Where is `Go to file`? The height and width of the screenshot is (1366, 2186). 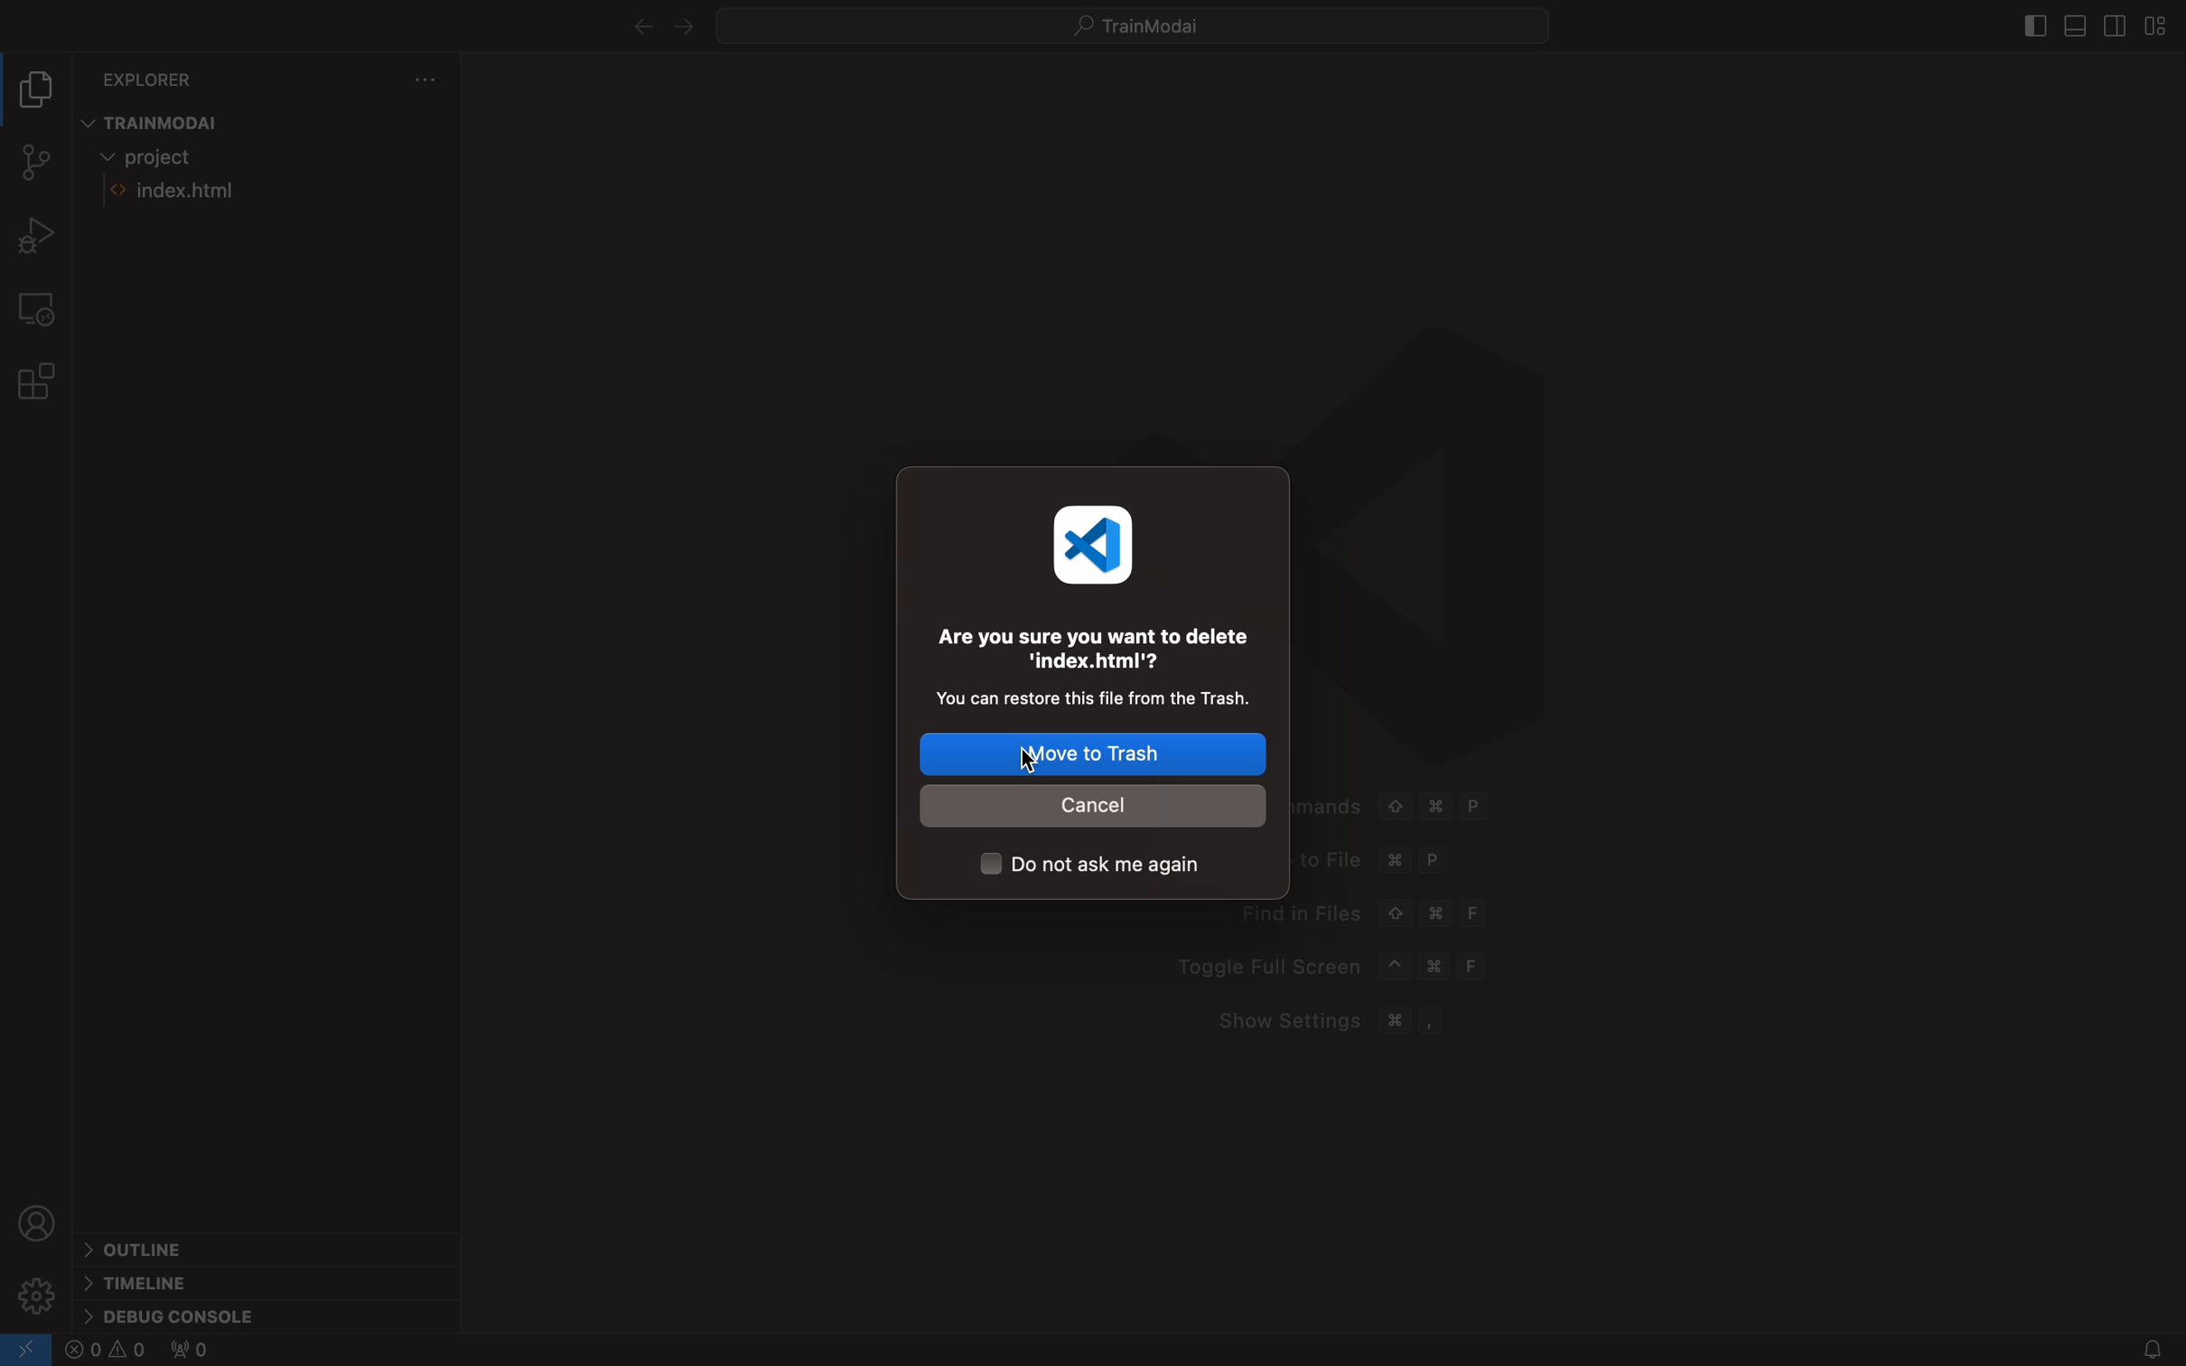 Go to file is located at coordinates (1368, 863).